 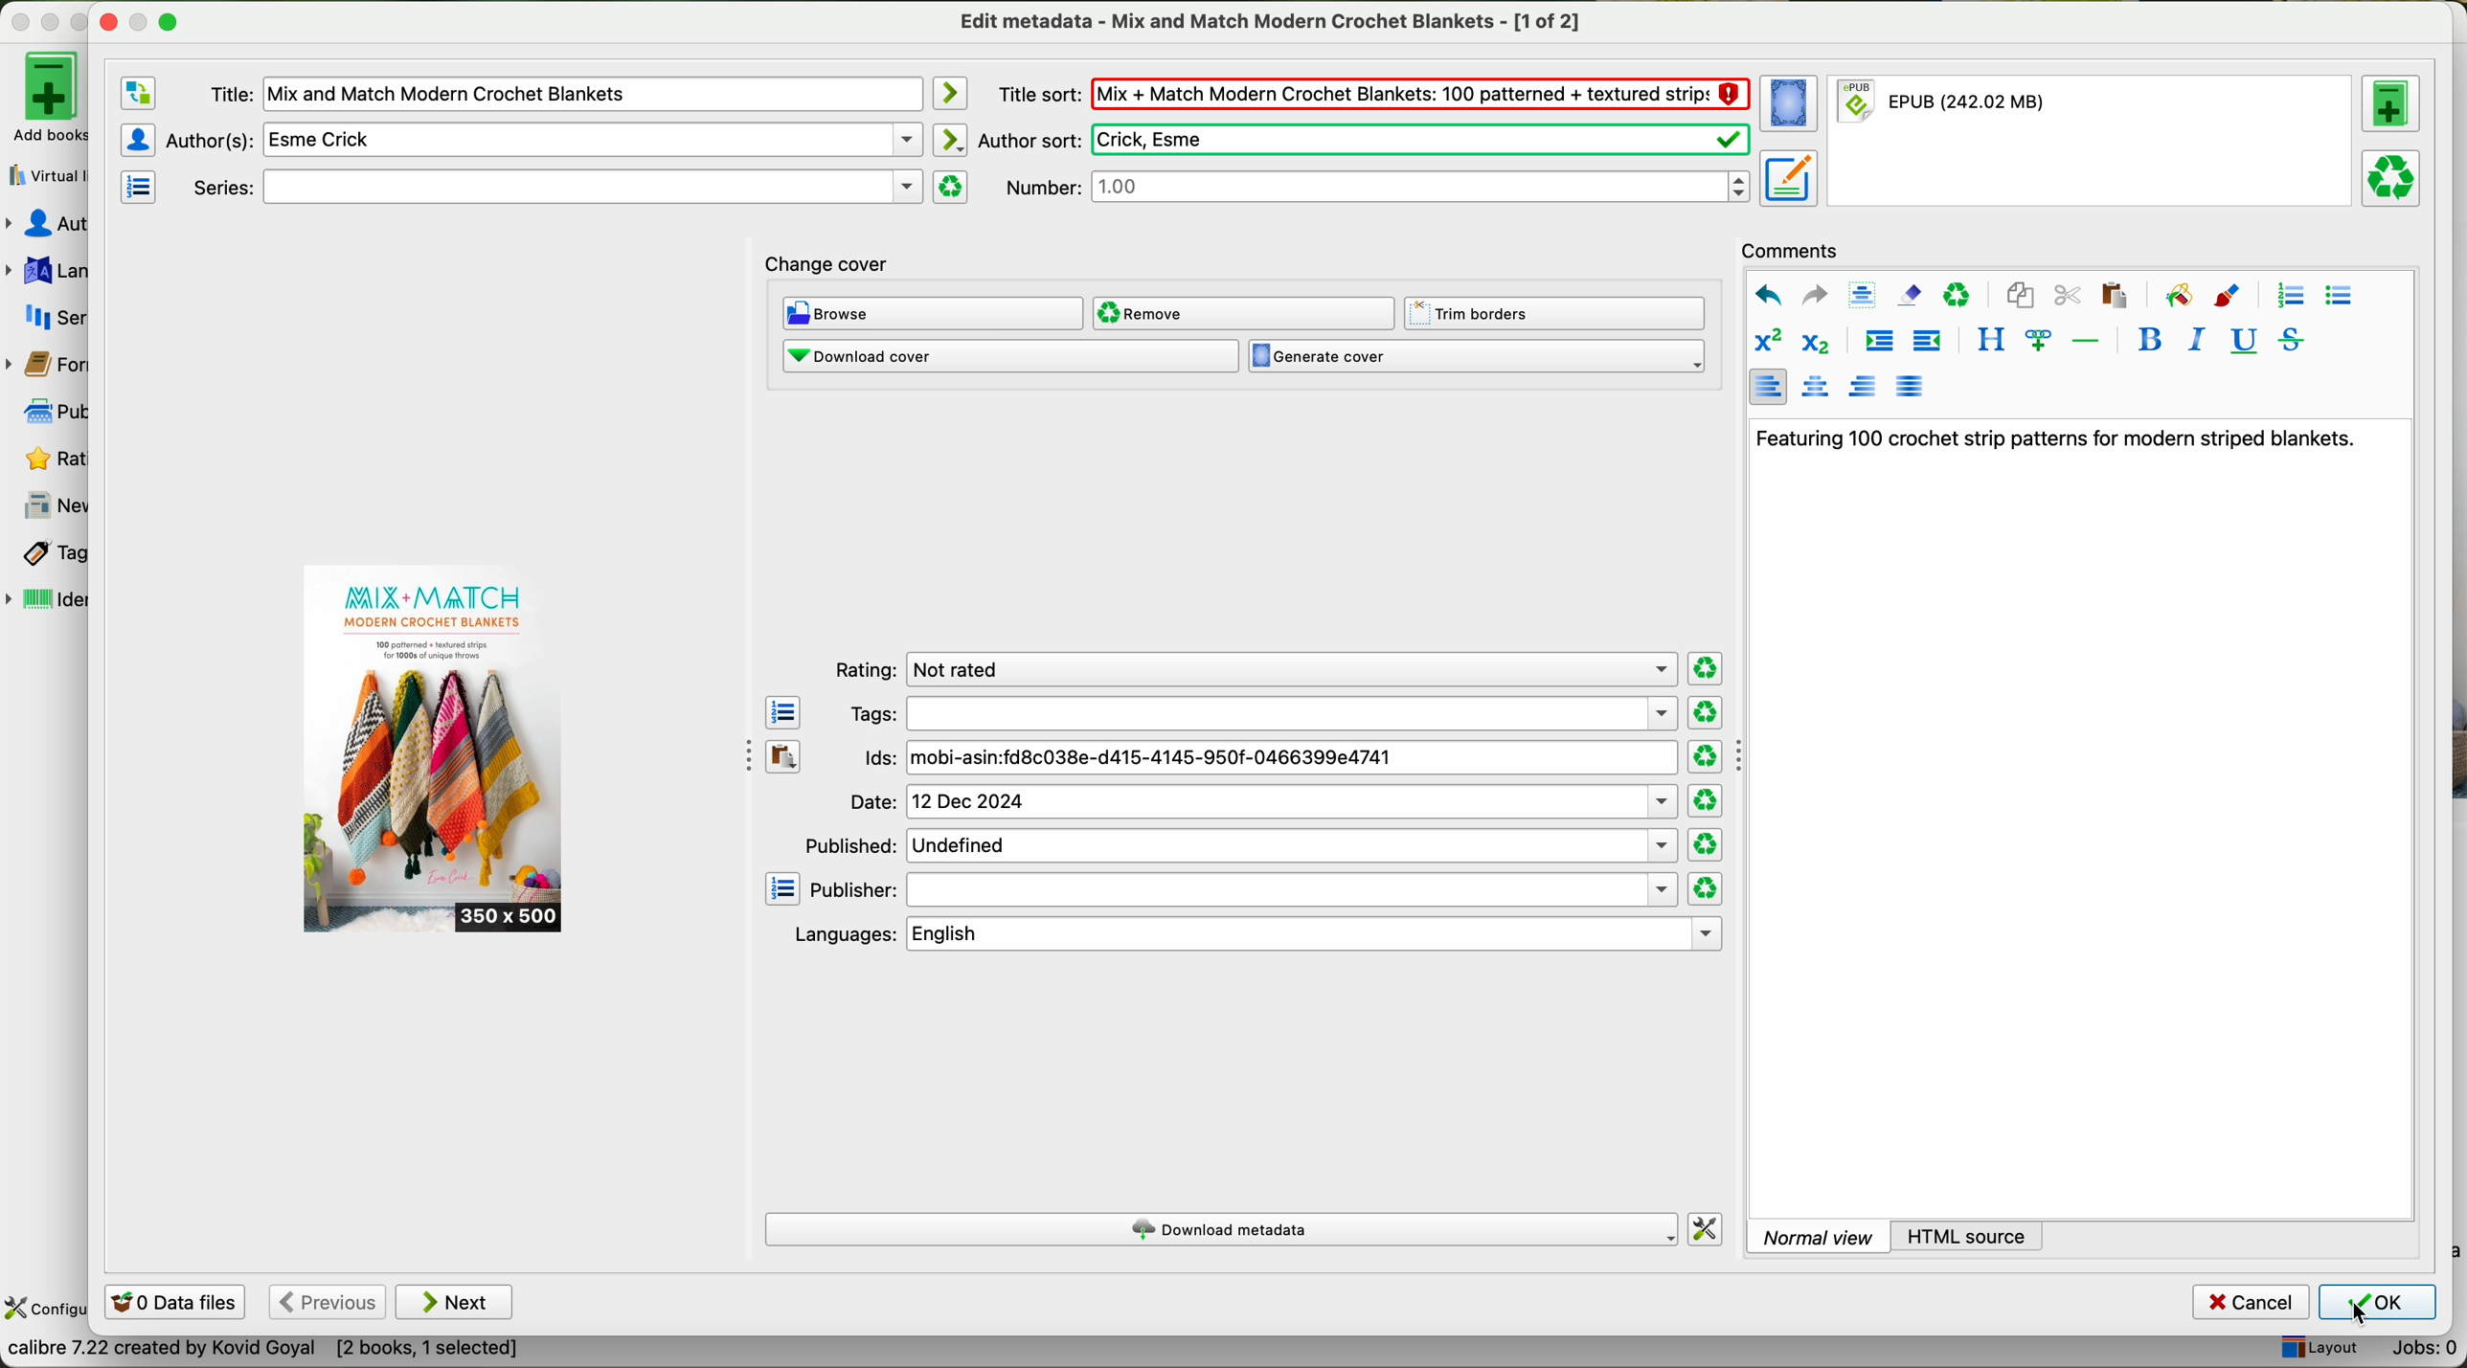 What do you see at coordinates (168, 20) in the screenshot?
I see `maximize windows` at bounding box center [168, 20].